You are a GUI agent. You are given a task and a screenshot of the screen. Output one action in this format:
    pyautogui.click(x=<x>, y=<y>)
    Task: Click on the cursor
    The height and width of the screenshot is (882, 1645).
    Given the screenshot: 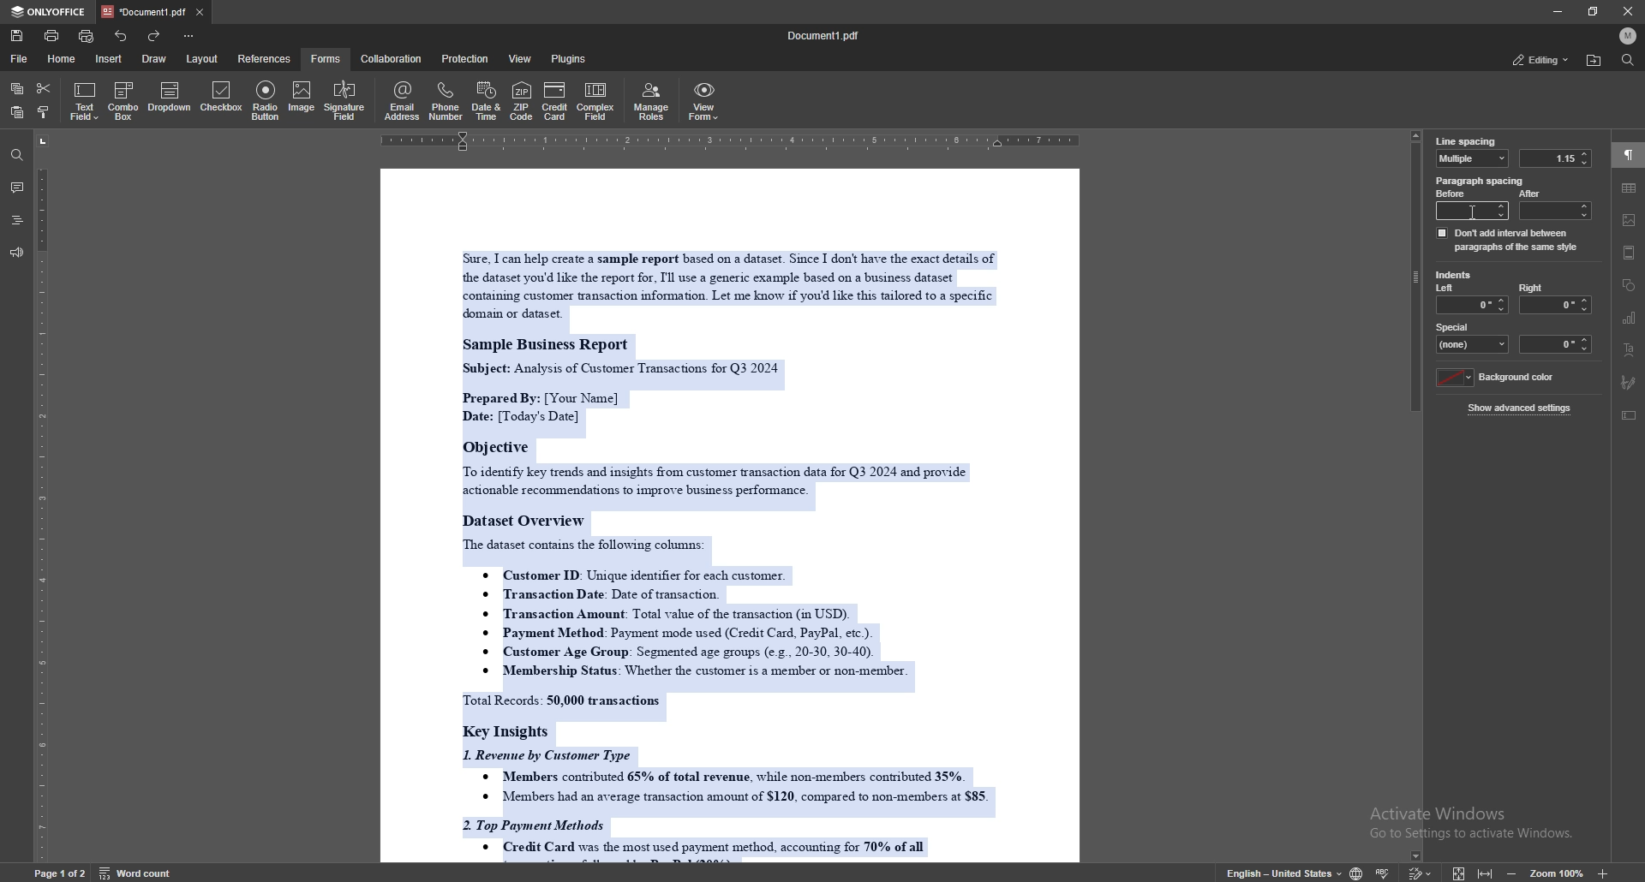 What is the action you would take?
    pyautogui.click(x=1475, y=212)
    